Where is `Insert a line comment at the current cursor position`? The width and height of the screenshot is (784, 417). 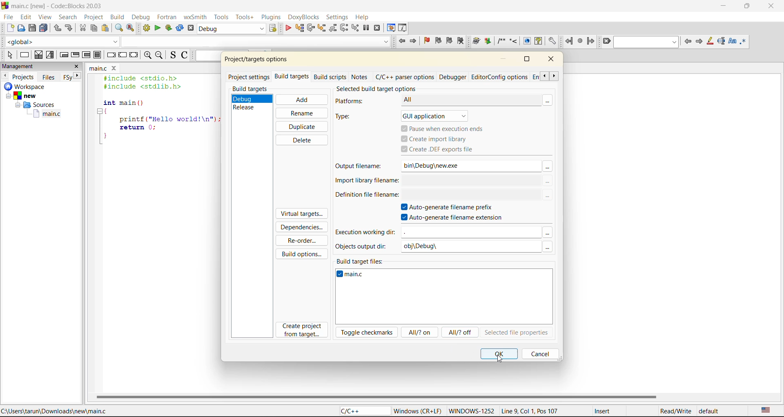
Insert a line comment at the current cursor position is located at coordinates (513, 41).